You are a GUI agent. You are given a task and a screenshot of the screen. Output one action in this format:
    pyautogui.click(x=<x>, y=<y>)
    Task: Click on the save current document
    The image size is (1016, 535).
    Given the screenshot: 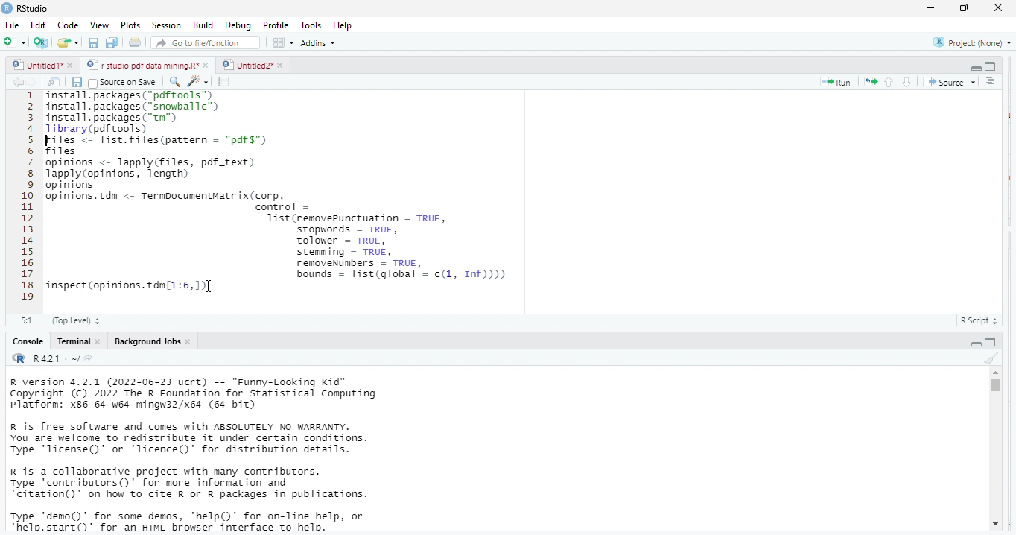 What is the action you would take?
    pyautogui.click(x=94, y=43)
    